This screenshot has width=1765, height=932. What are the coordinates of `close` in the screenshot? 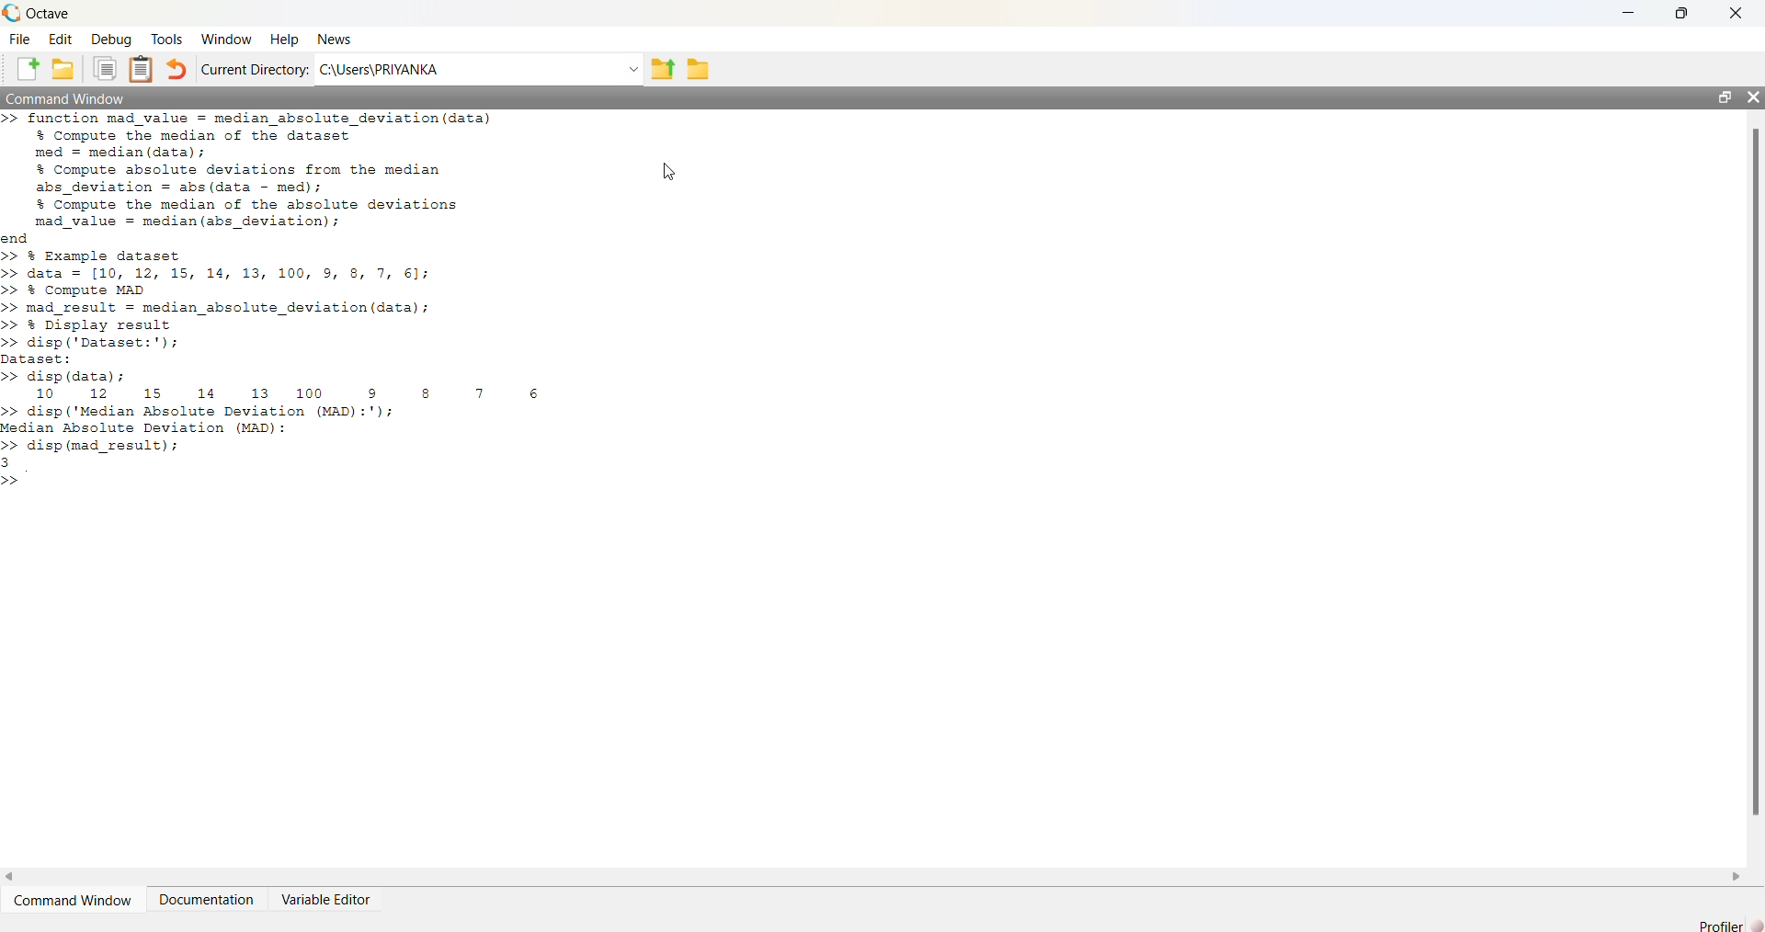 It's located at (1736, 12).